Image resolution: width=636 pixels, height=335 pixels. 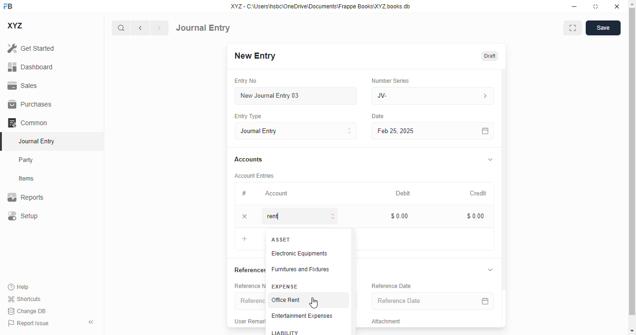 What do you see at coordinates (27, 311) in the screenshot?
I see `change DB` at bounding box center [27, 311].